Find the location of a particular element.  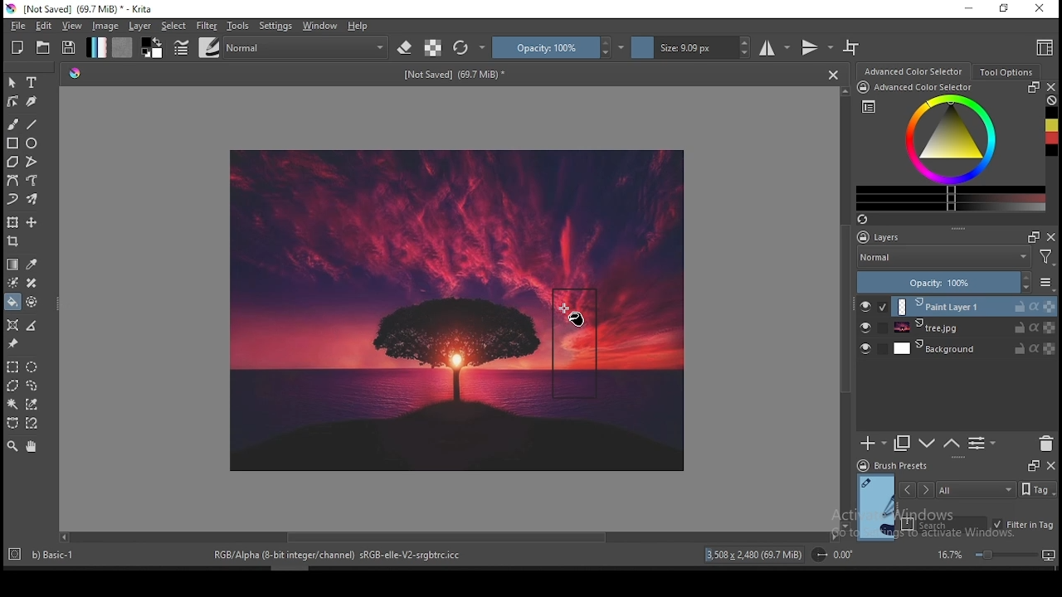

image is located at coordinates (107, 27).